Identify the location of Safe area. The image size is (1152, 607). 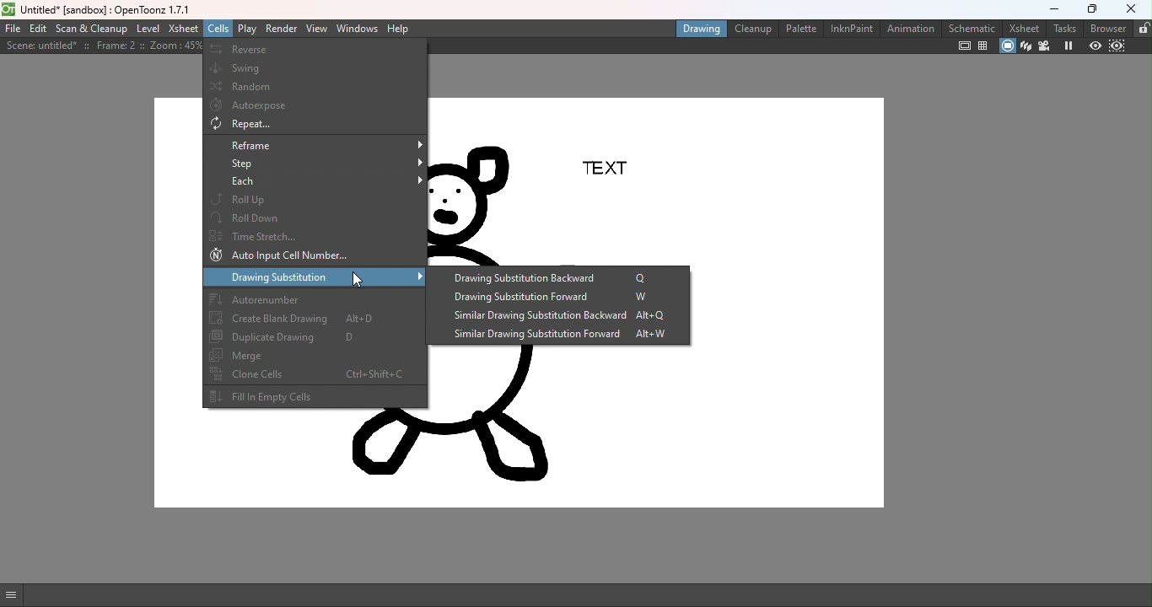
(962, 47).